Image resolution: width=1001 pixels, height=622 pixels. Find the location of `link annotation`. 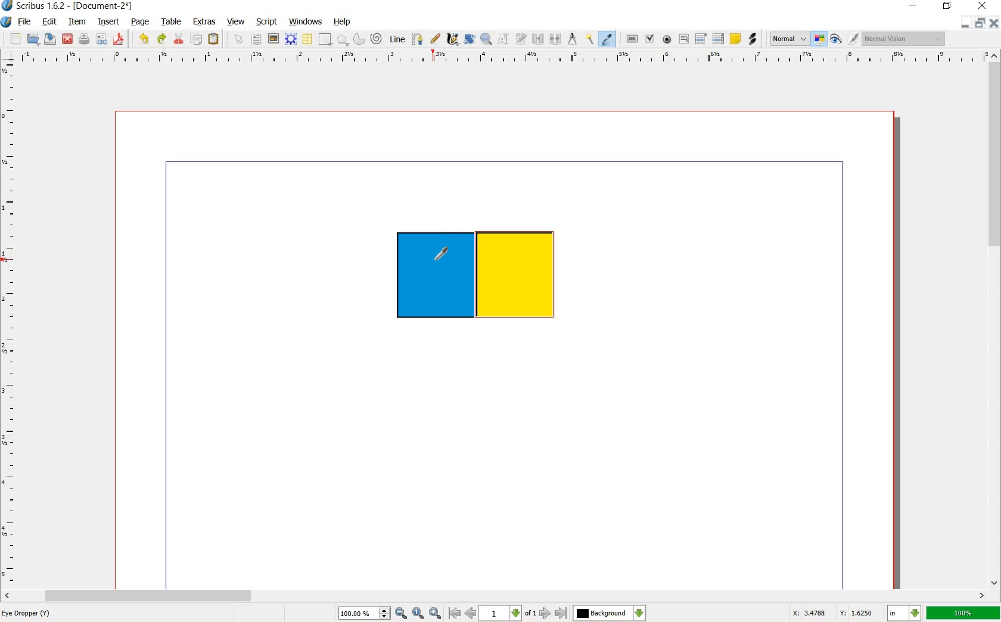

link annotation is located at coordinates (753, 39).